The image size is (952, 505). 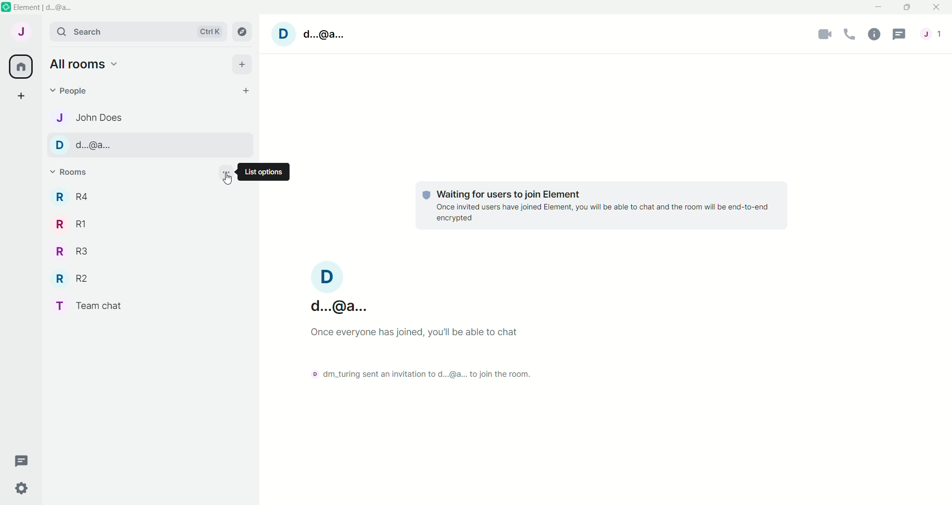 What do you see at coordinates (426, 373) in the screenshot?
I see `D dm_turing sent an invitation to d...@a... to join the room.` at bounding box center [426, 373].